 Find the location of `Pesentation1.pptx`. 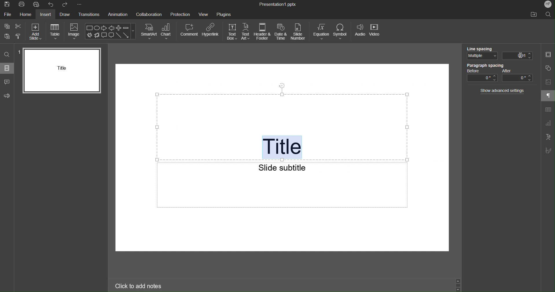

Pesentation1.pptx is located at coordinates (278, 5).